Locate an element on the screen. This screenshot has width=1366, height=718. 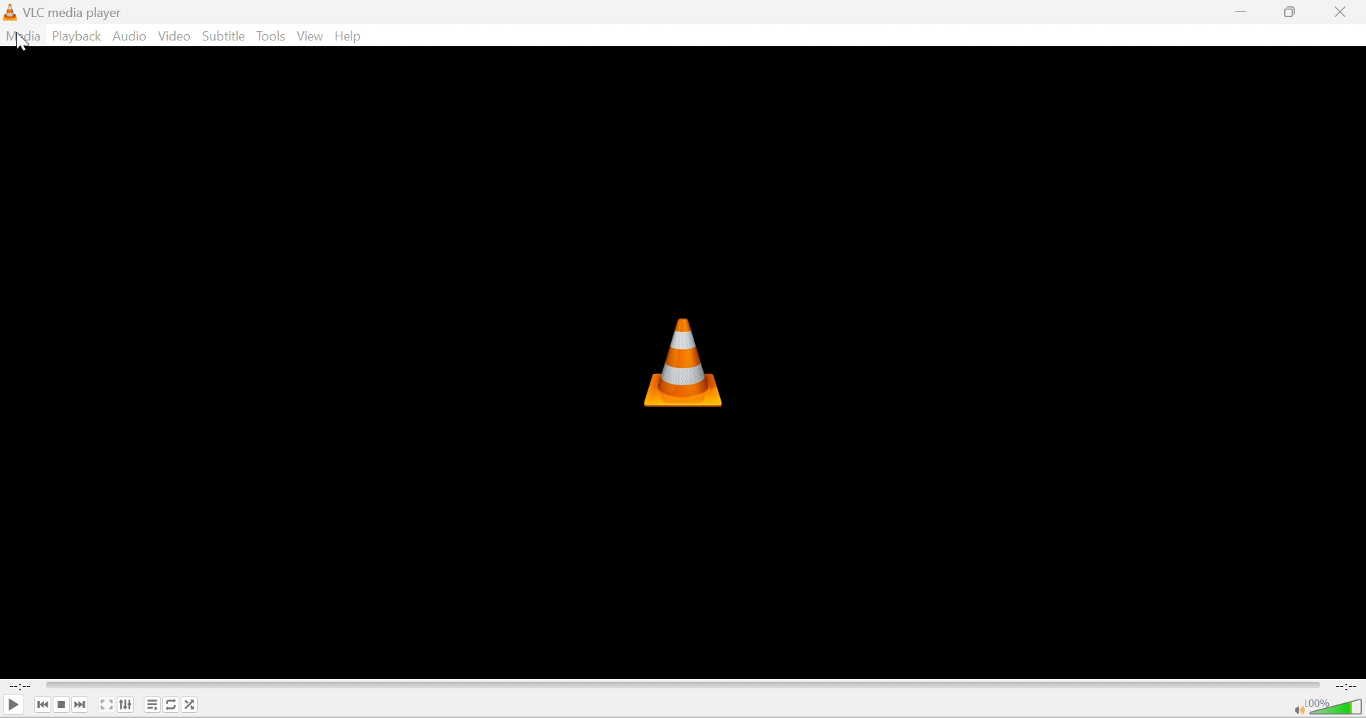
Start Time is located at coordinates (19, 688).